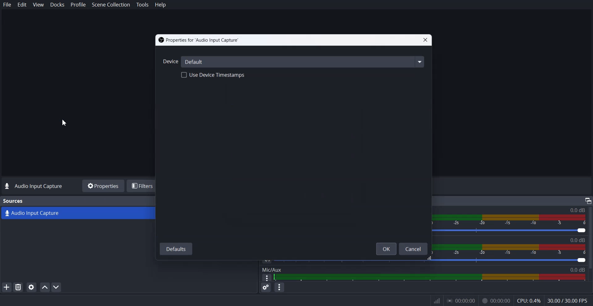  What do you see at coordinates (574, 209) in the screenshot?
I see `0.00db` at bounding box center [574, 209].